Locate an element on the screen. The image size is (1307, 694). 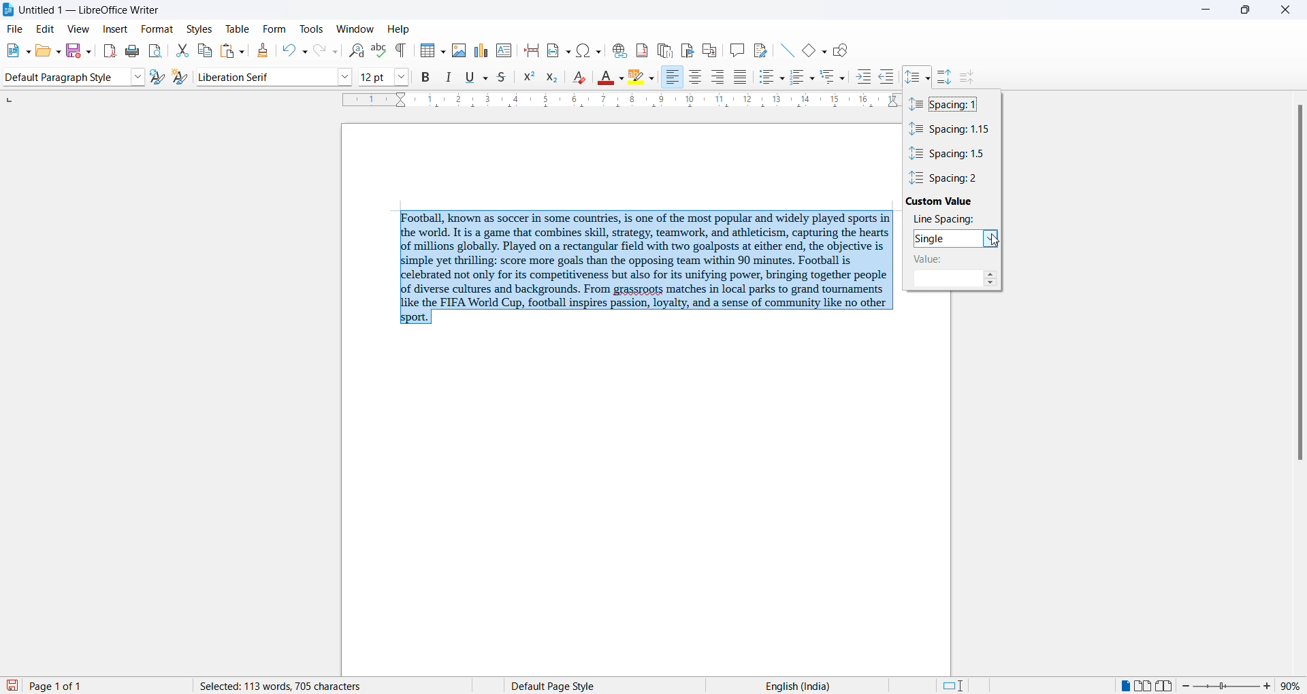
paste options is located at coordinates (244, 50).